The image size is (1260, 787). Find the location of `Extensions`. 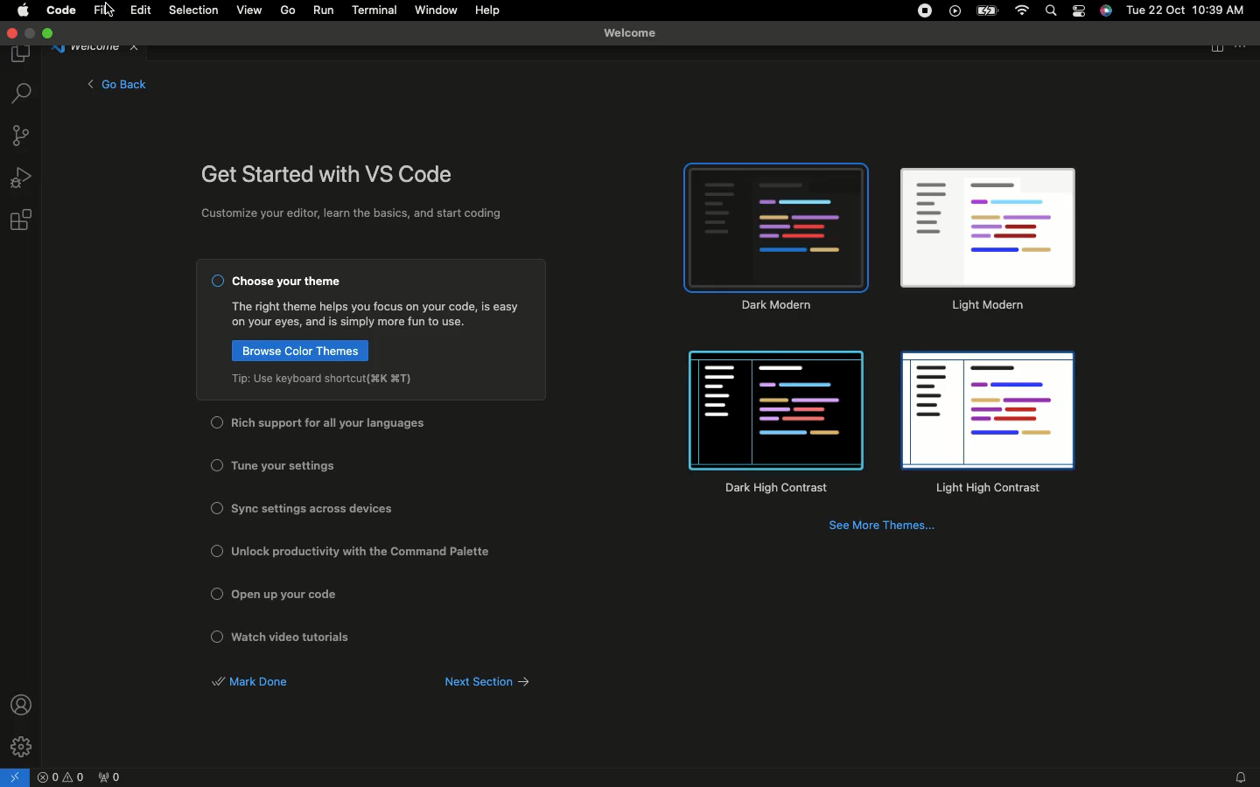

Extensions is located at coordinates (23, 221).